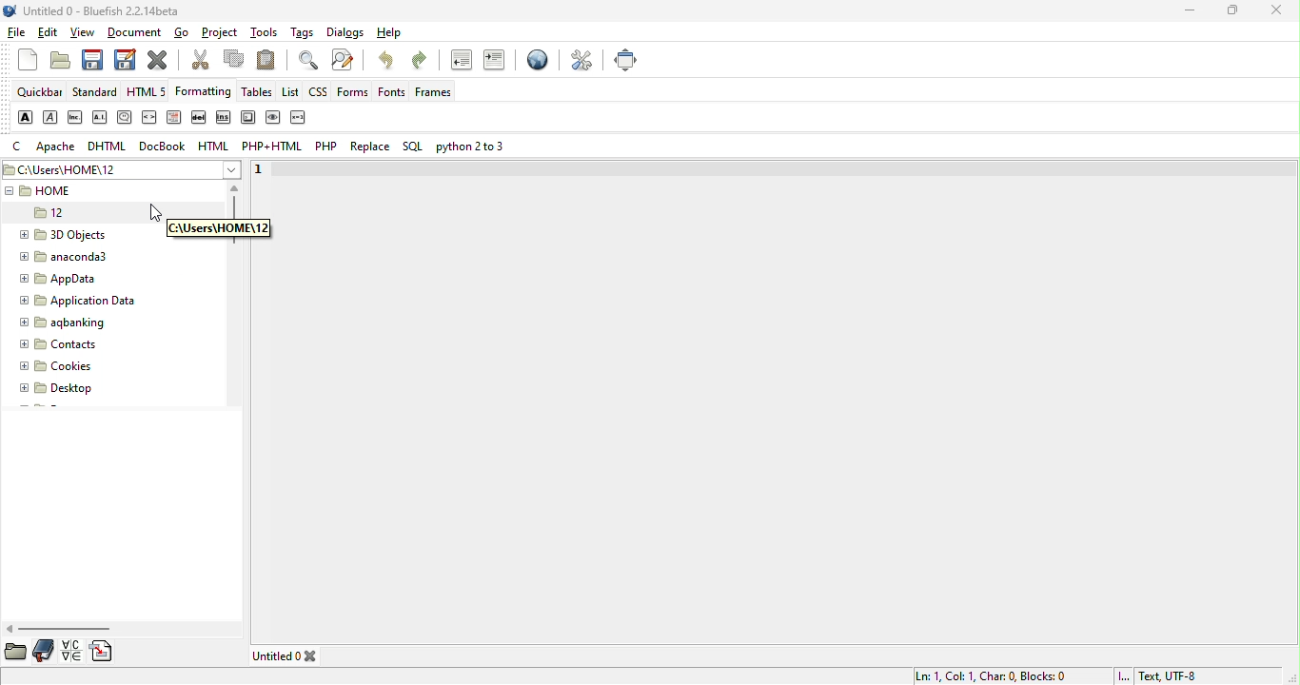  Describe the element at coordinates (992, 674) in the screenshot. I see `ln 1, col 1,char 0, blocks 0` at that location.